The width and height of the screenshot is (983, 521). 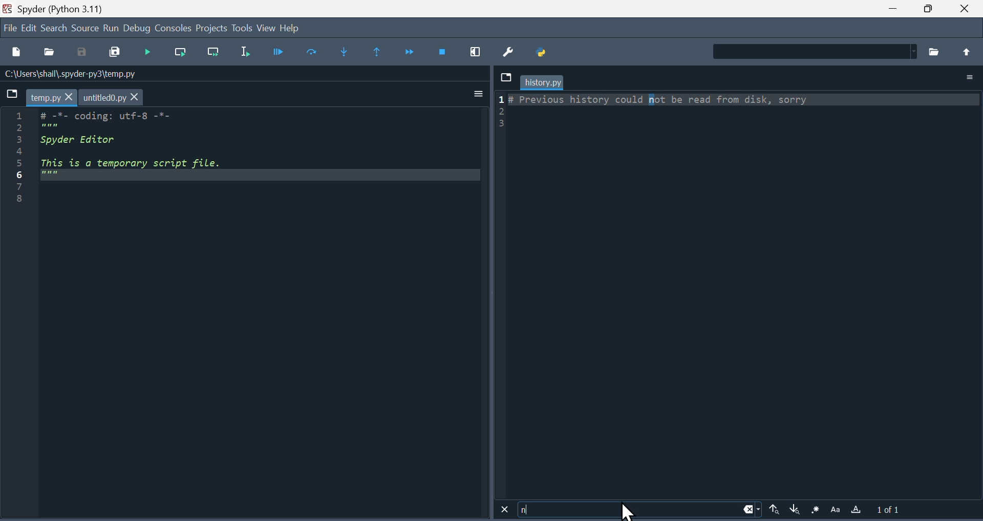 What do you see at coordinates (505, 76) in the screenshot?
I see `Dropdown` at bounding box center [505, 76].